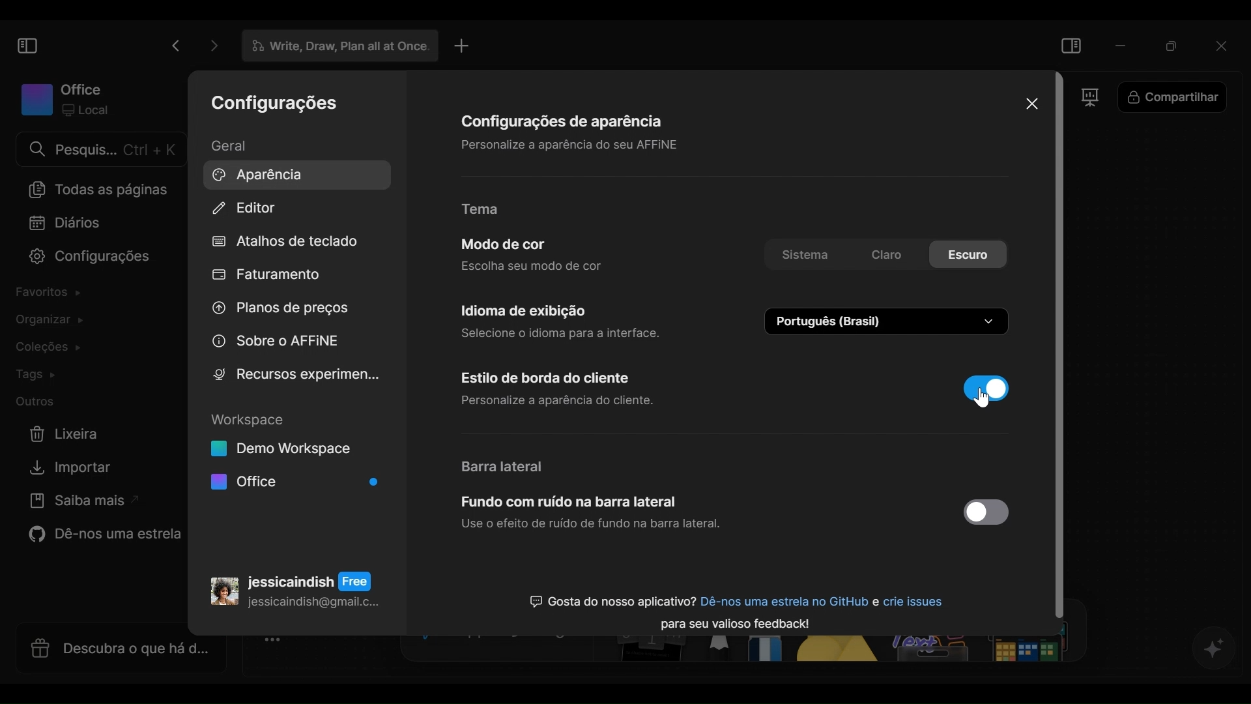  What do you see at coordinates (66, 224) in the screenshot?
I see `Journal` at bounding box center [66, 224].